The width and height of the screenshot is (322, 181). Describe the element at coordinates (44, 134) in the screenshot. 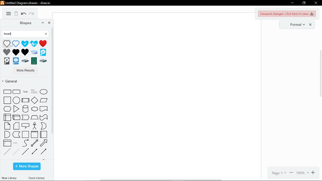

I see `horizontal container` at that location.